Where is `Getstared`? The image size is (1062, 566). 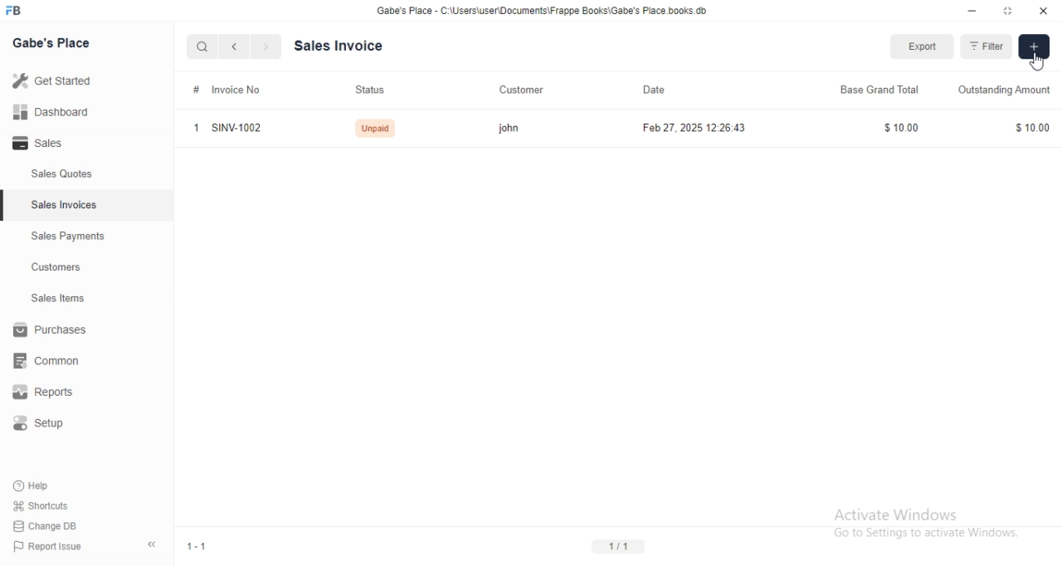
Getstared is located at coordinates (56, 82).